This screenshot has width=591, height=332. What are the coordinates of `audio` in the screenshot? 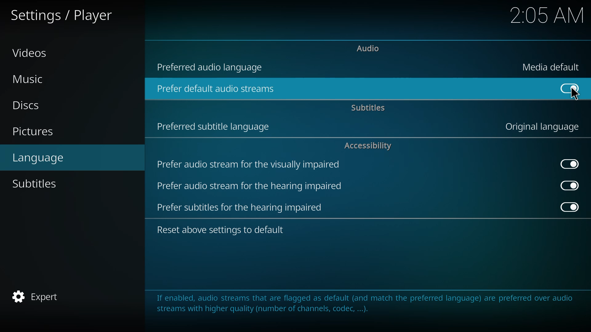 It's located at (368, 48).